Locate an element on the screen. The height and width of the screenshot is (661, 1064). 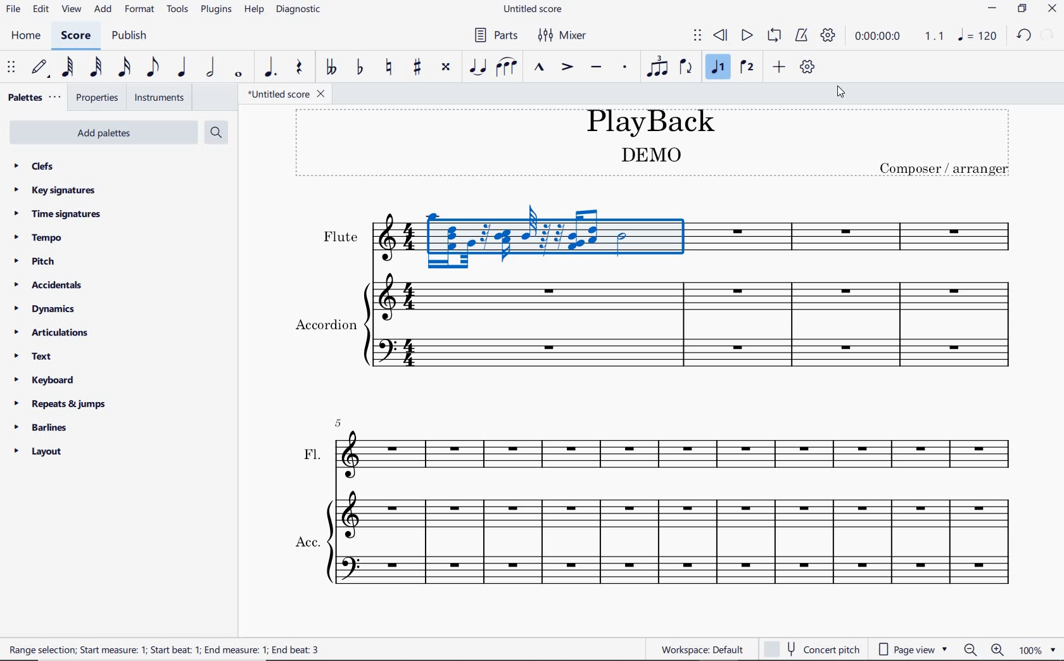
tenuto is located at coordinates (596, 68).